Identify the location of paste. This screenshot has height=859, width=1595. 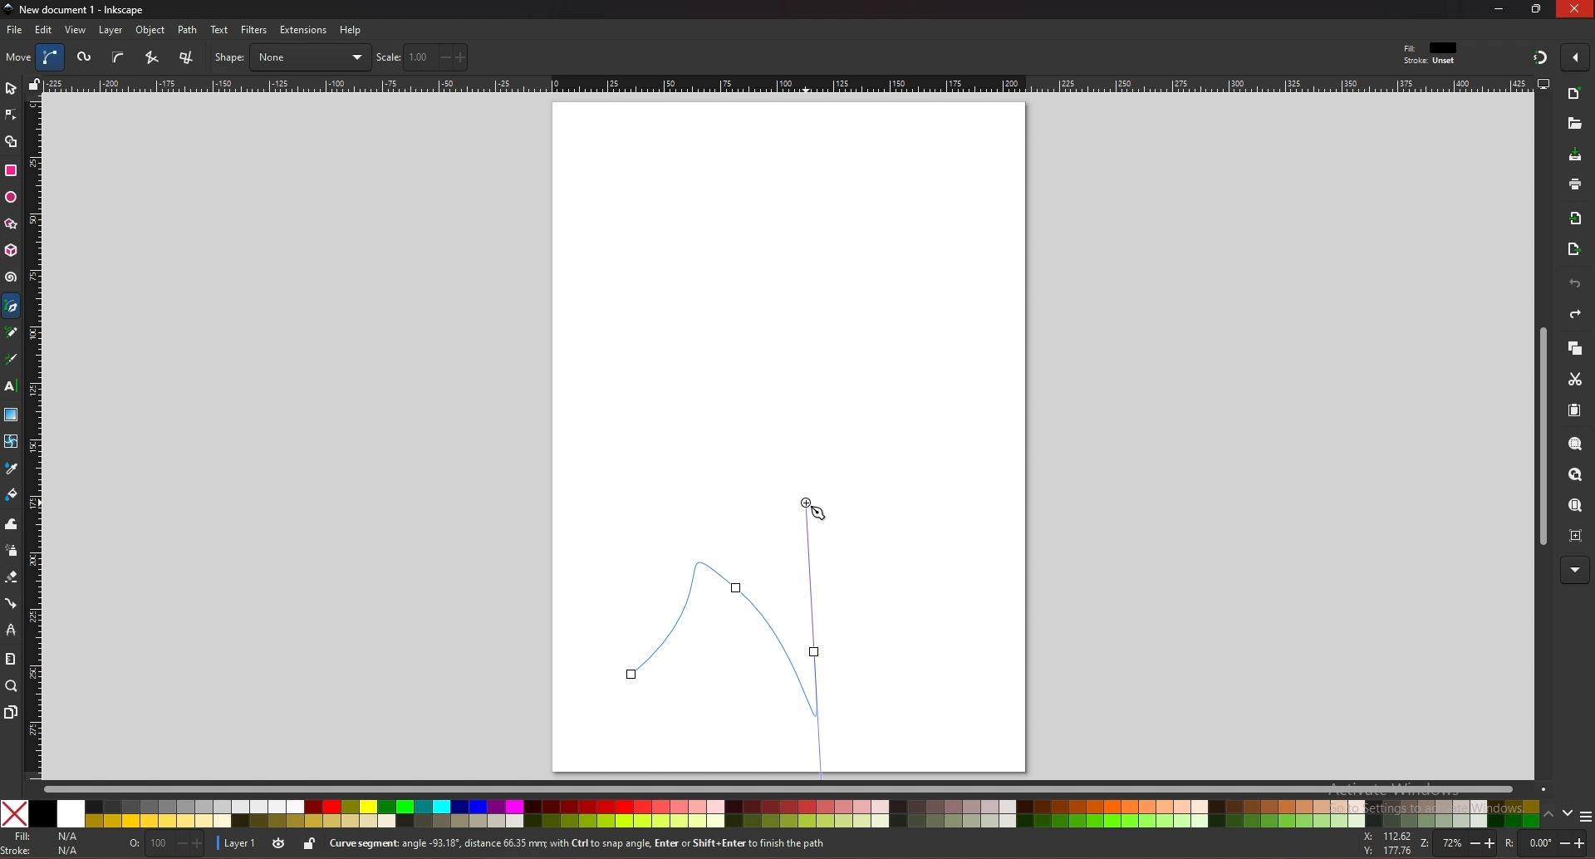
(1574, 411).